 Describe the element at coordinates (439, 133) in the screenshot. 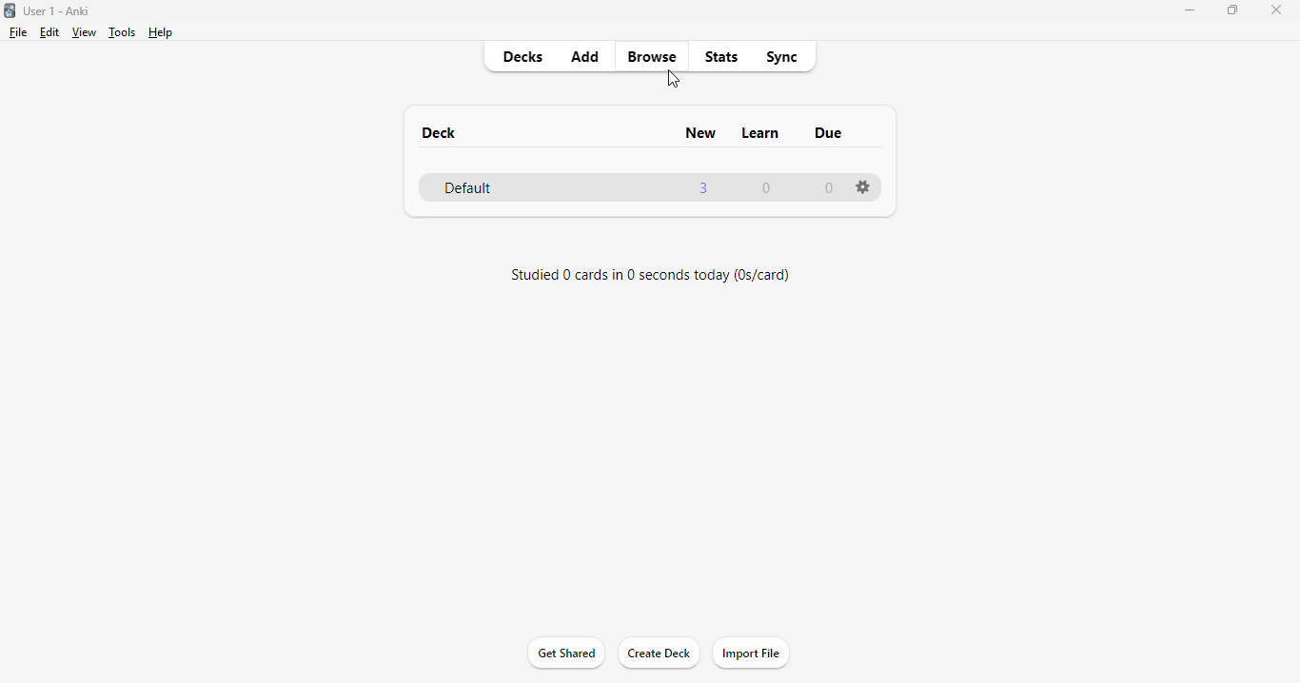

I see `deck` at that location.